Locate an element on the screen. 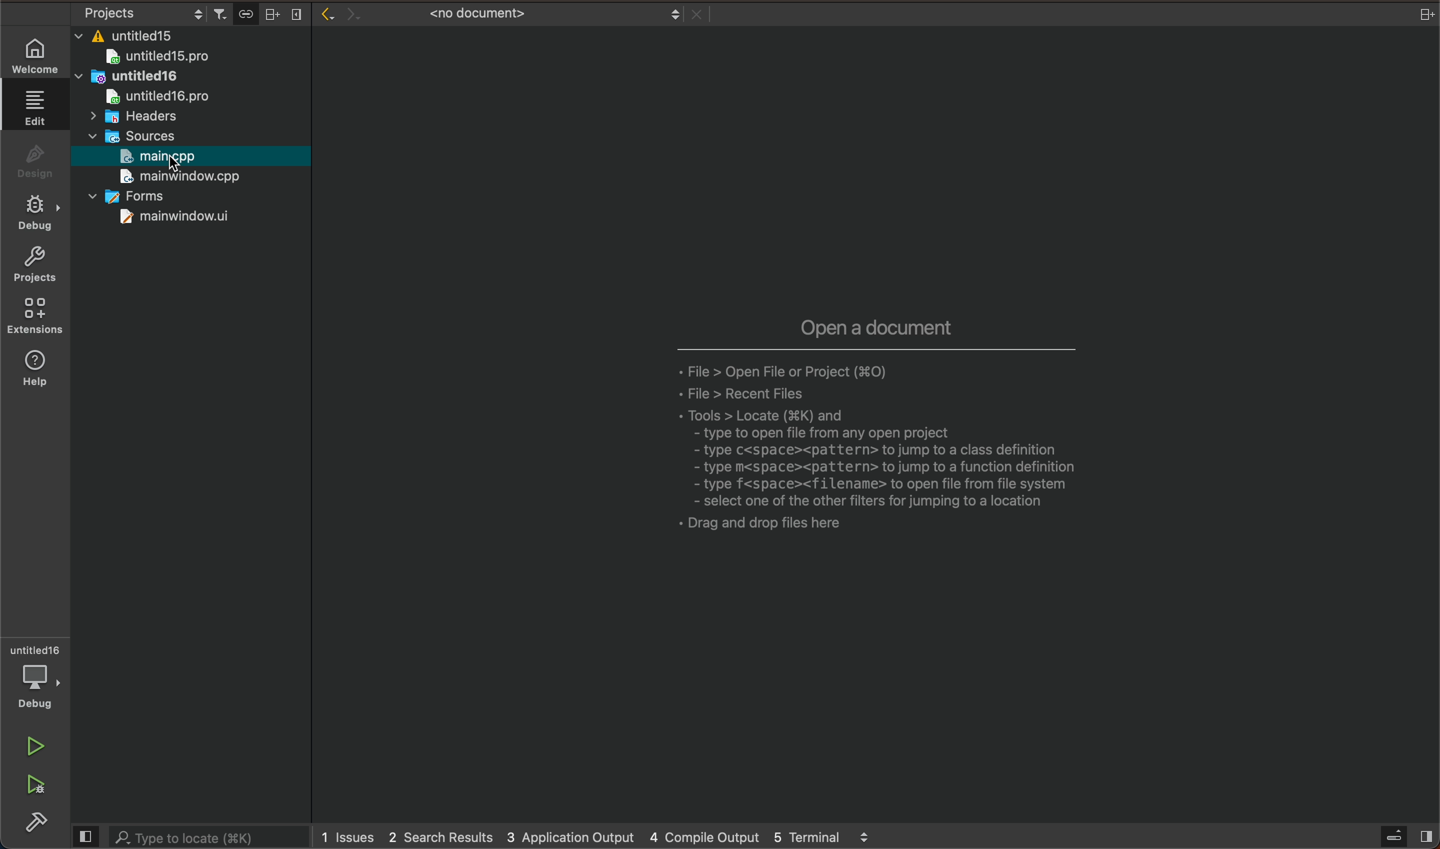 This screenshot has width=1440, height=849. filter is located at coordinates (221, 14).